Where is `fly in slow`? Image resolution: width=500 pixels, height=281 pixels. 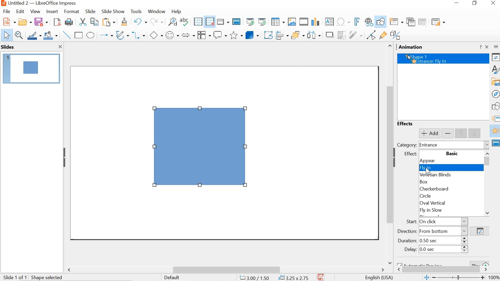 fly in slow is located at coordinates (444, 210).